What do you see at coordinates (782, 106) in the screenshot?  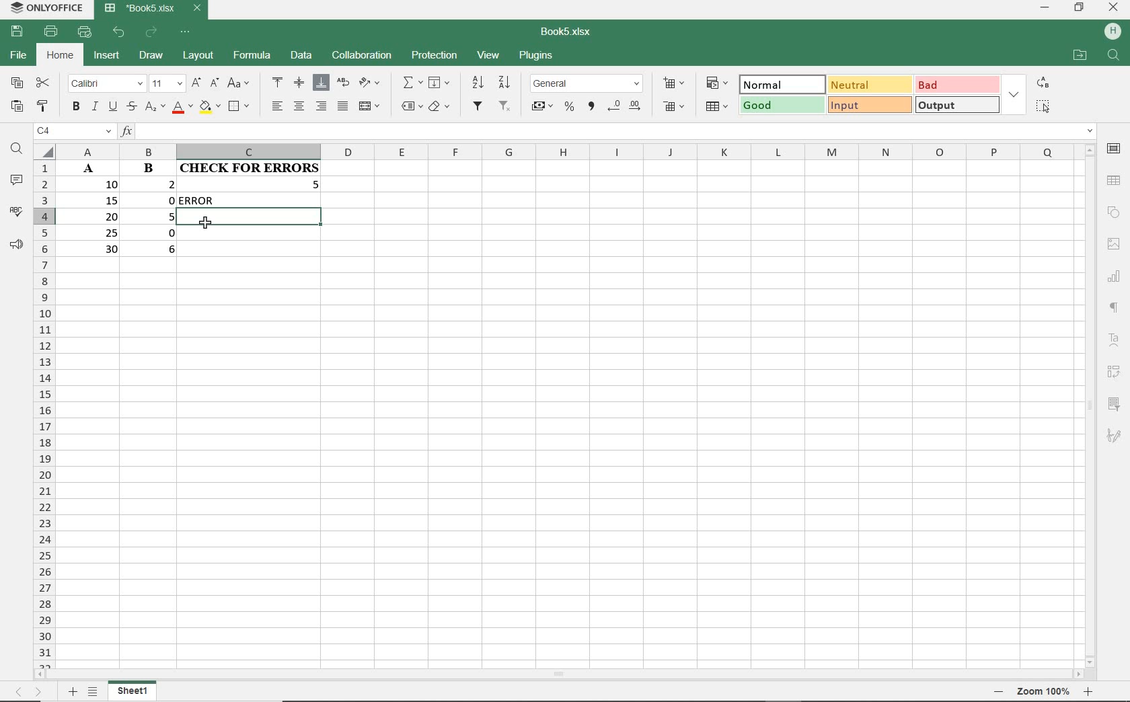 I see `GOOD` at bounding box center [782, 106].